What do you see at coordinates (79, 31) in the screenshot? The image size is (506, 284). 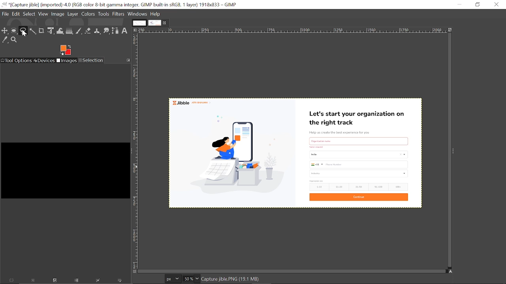 I see `Paintbrush tool` at bounding box center [79, 31].